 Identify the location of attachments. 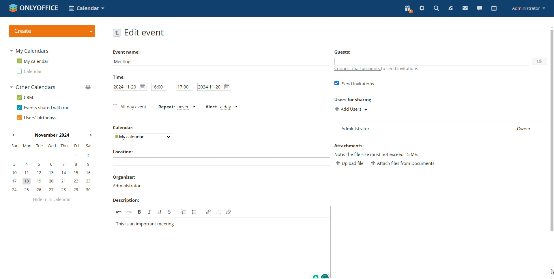
(349, 146).